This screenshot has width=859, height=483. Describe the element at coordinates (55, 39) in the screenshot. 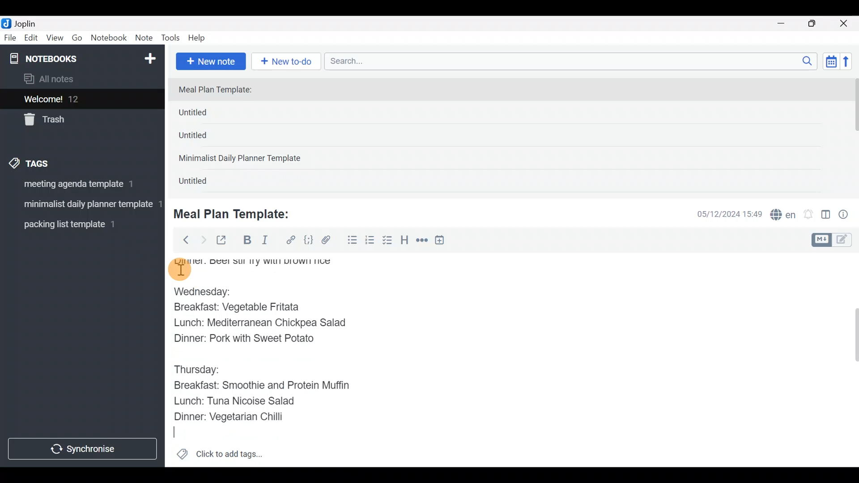

I see `View` at that location.